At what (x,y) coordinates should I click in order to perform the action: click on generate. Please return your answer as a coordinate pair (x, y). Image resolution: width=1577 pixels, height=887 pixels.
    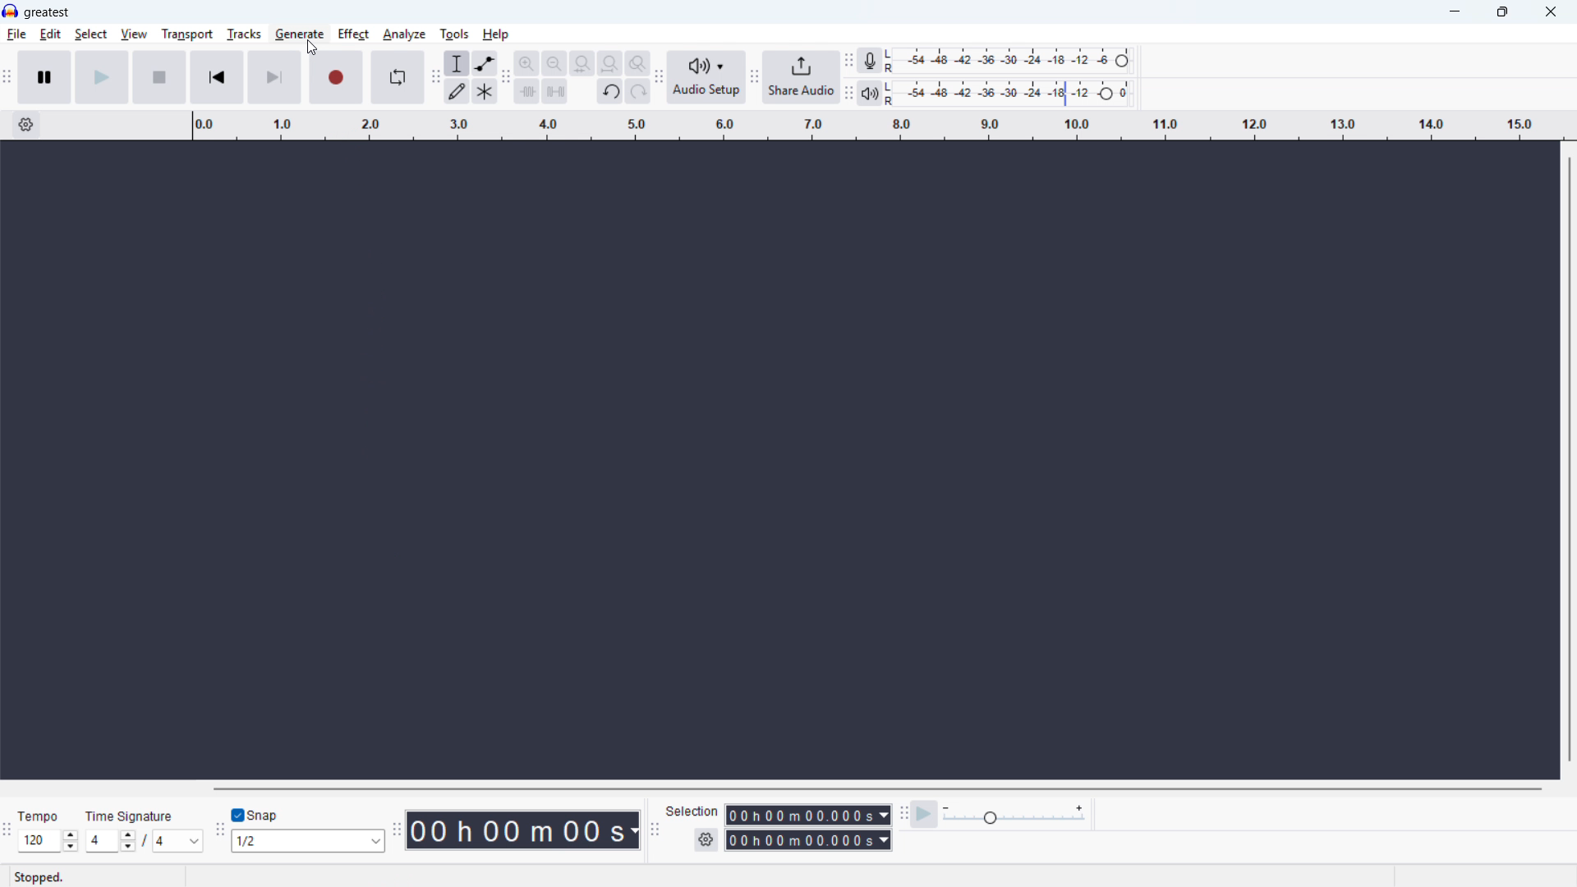
    Looking at the image, I should click on (298, 34).